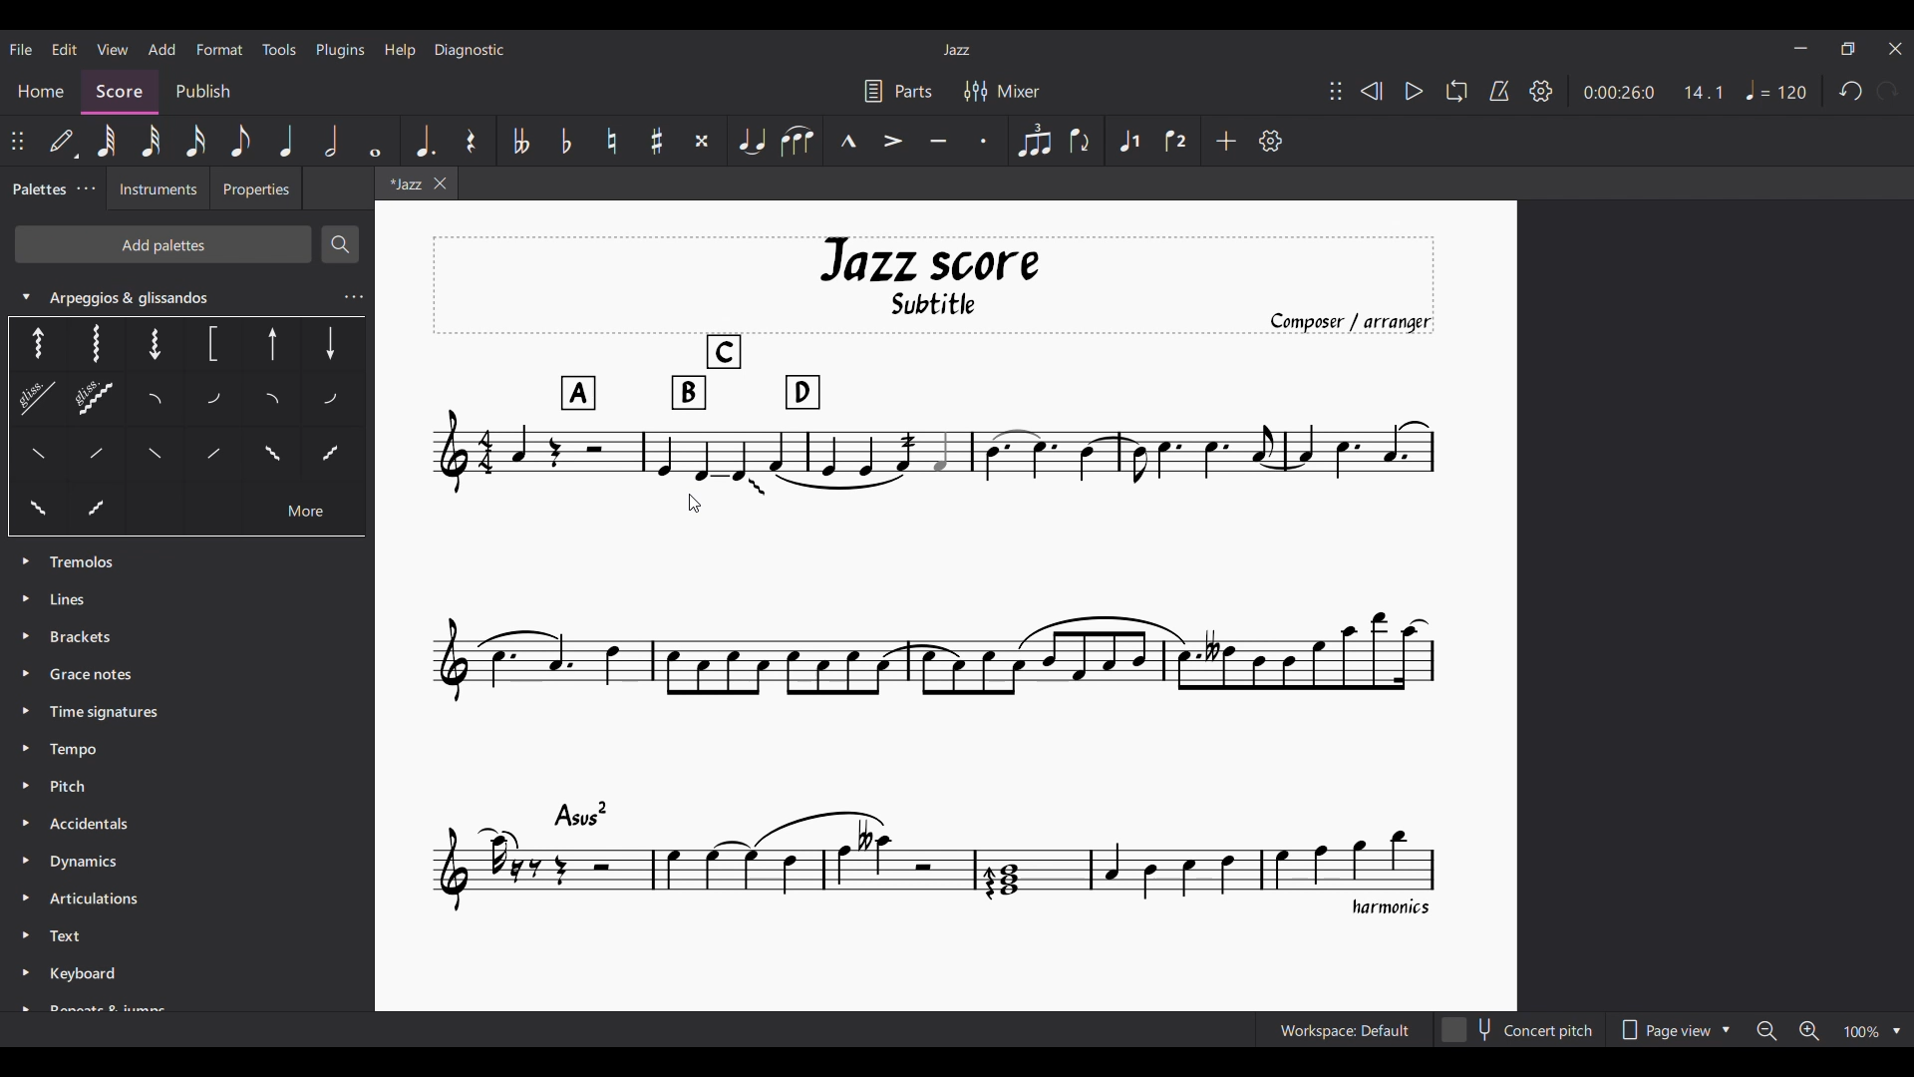  I want to click on Accidentals, so click(100, 820).